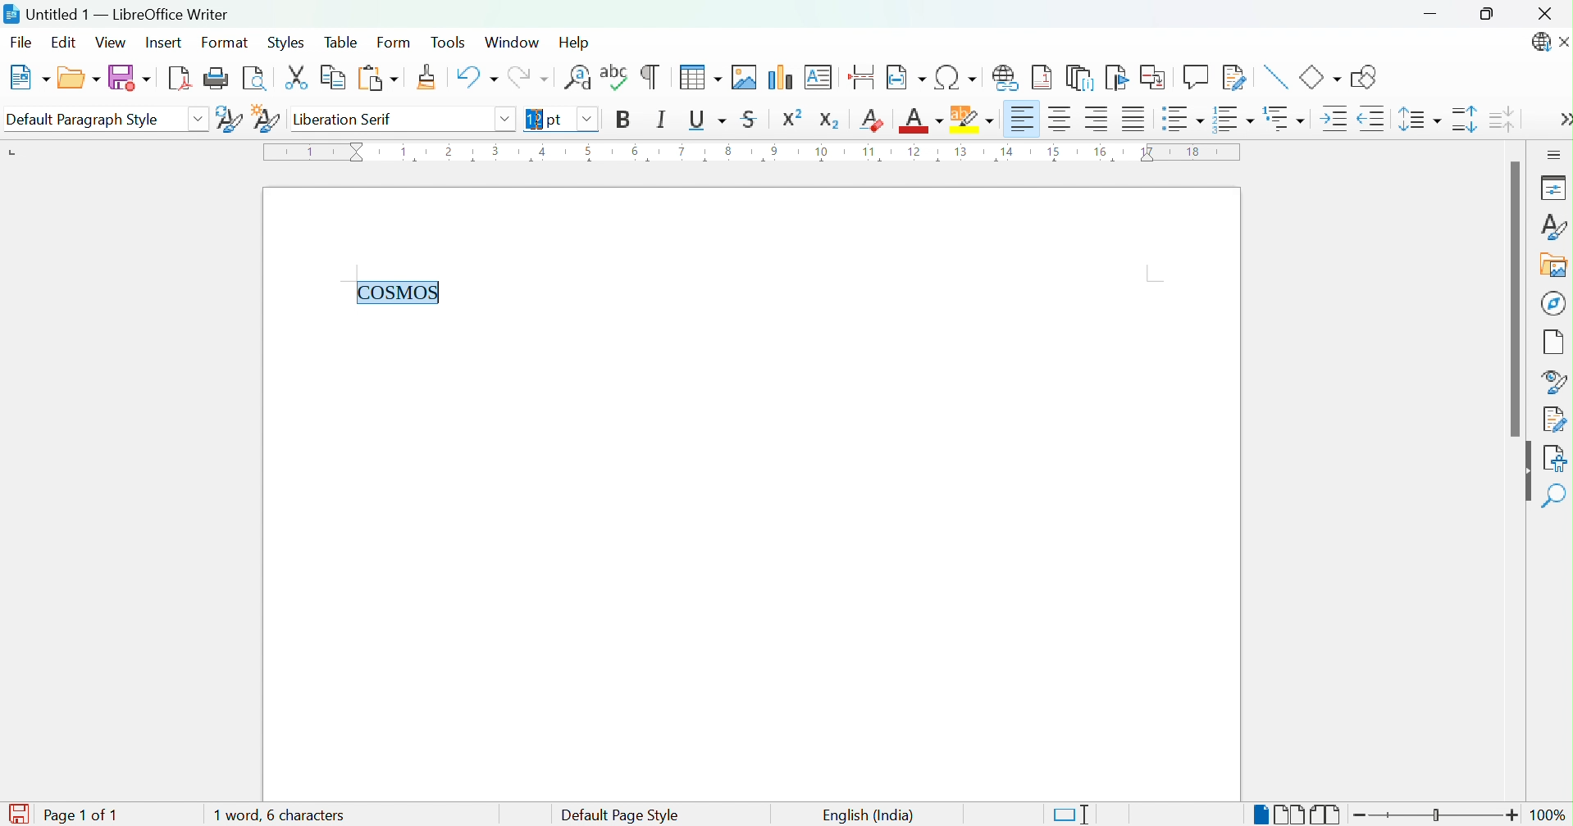  Describe the element at coordinates (1554, 154) in the screenshot. I see `Sidebar Settings` at that location.